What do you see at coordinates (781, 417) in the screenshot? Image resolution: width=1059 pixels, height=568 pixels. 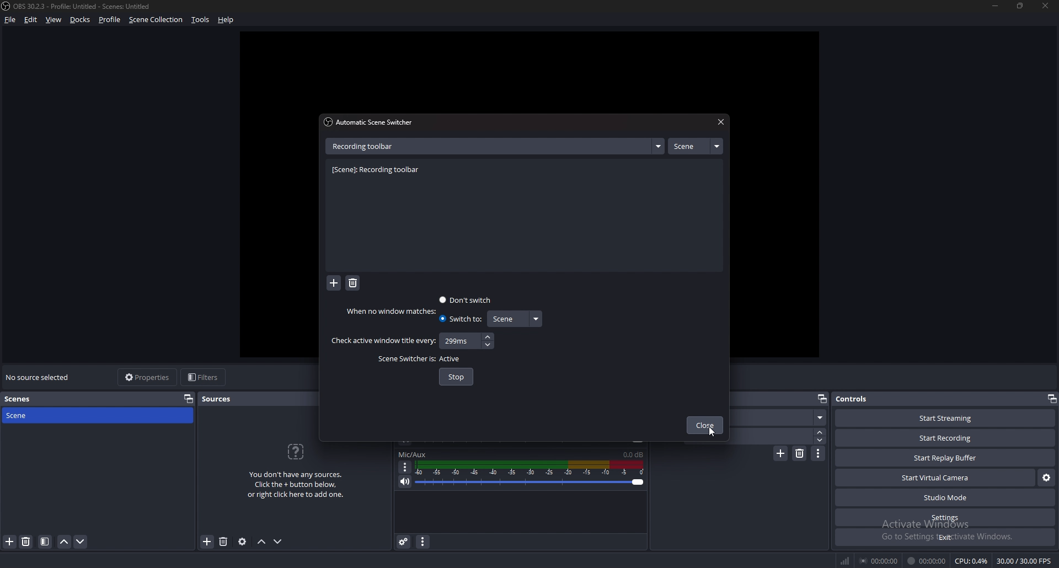 I see `swipe` at bounding box center [781, 417].